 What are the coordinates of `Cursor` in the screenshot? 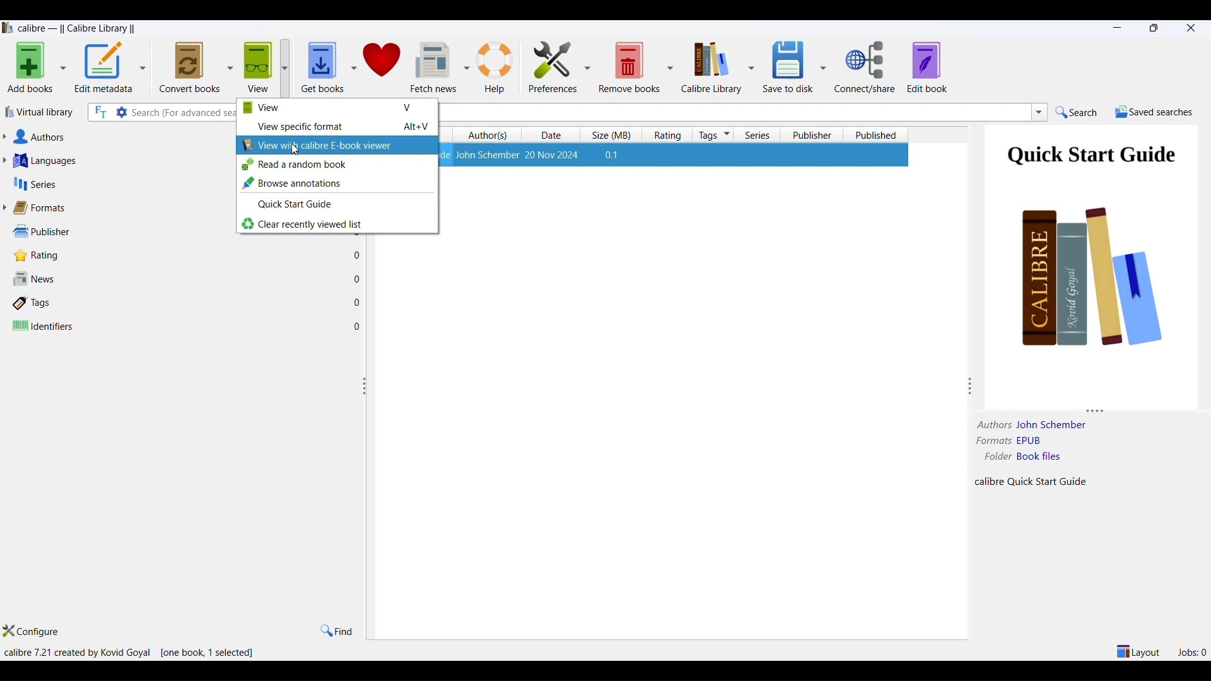 It's located at (295, 152).